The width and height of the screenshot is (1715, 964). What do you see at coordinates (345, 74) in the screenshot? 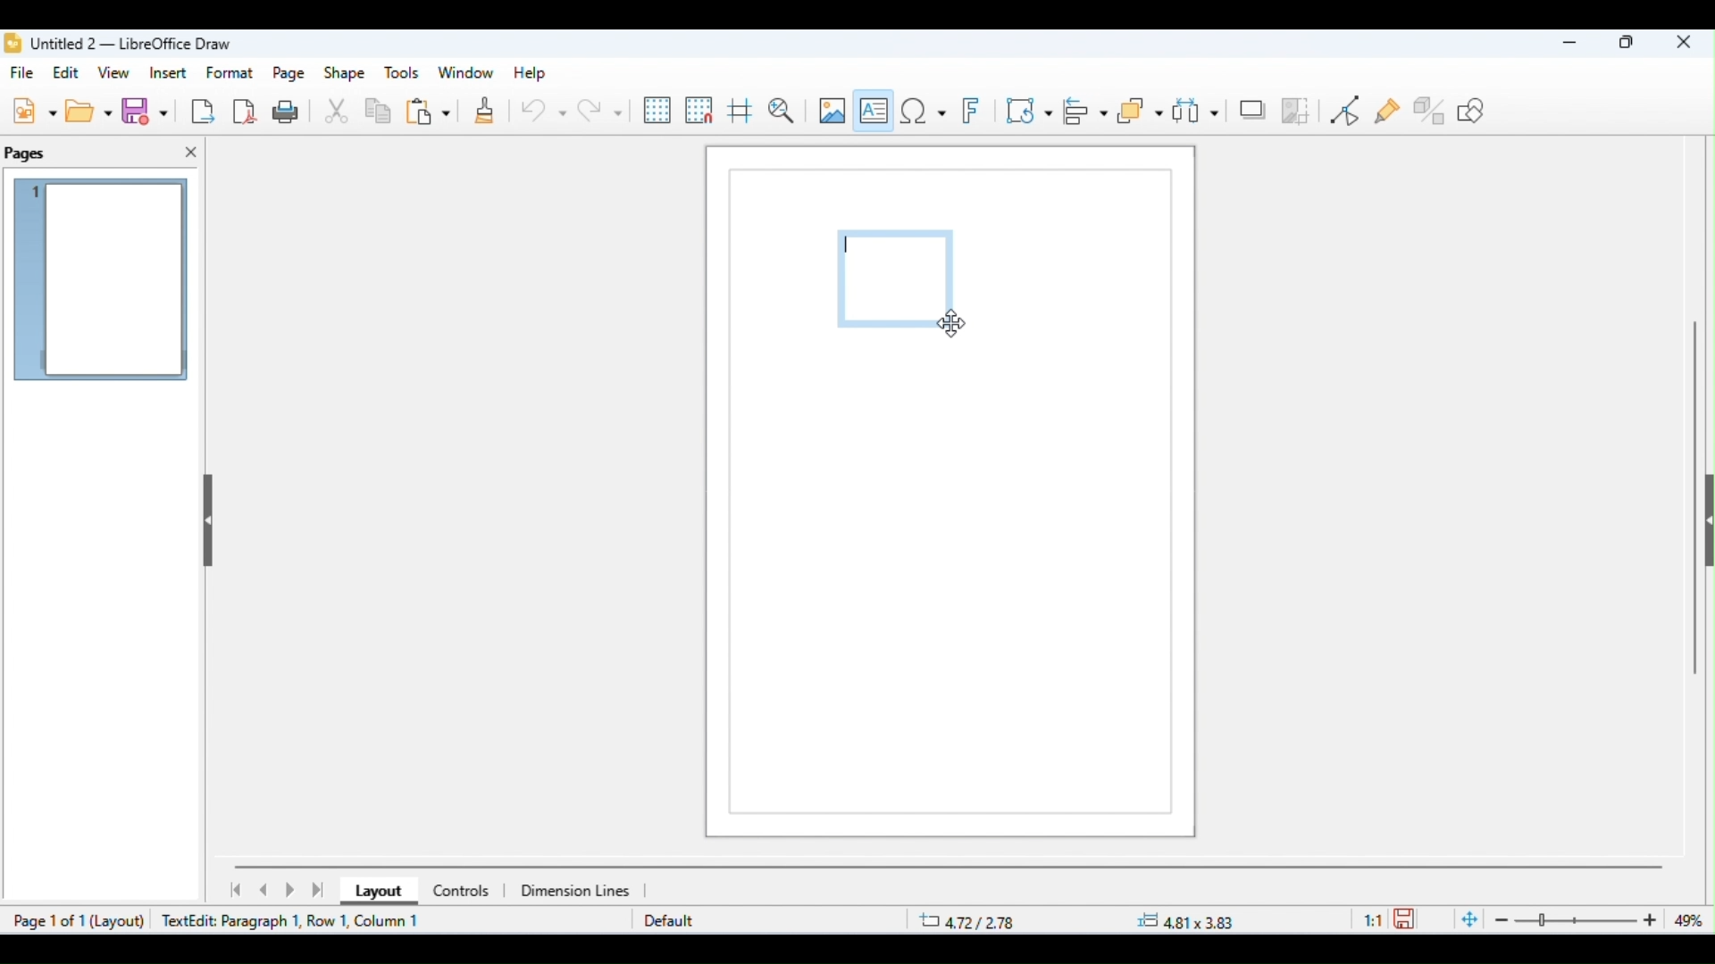
I see `shape` at bounding box center [345, 74].